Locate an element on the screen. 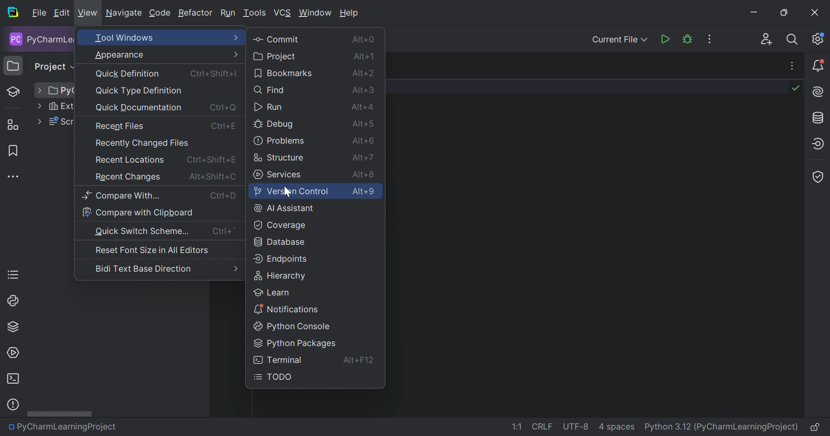 The image size is (830, 436). Endpoints is located at coordinates (281, 259).